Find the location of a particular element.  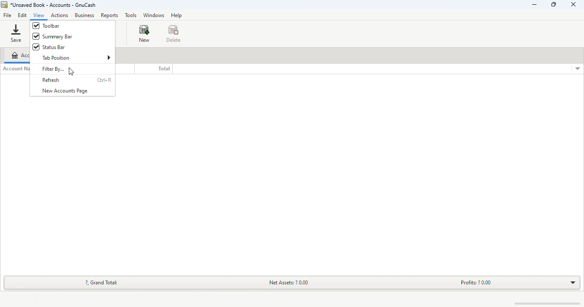

delete is located at coordinates (174, 34).